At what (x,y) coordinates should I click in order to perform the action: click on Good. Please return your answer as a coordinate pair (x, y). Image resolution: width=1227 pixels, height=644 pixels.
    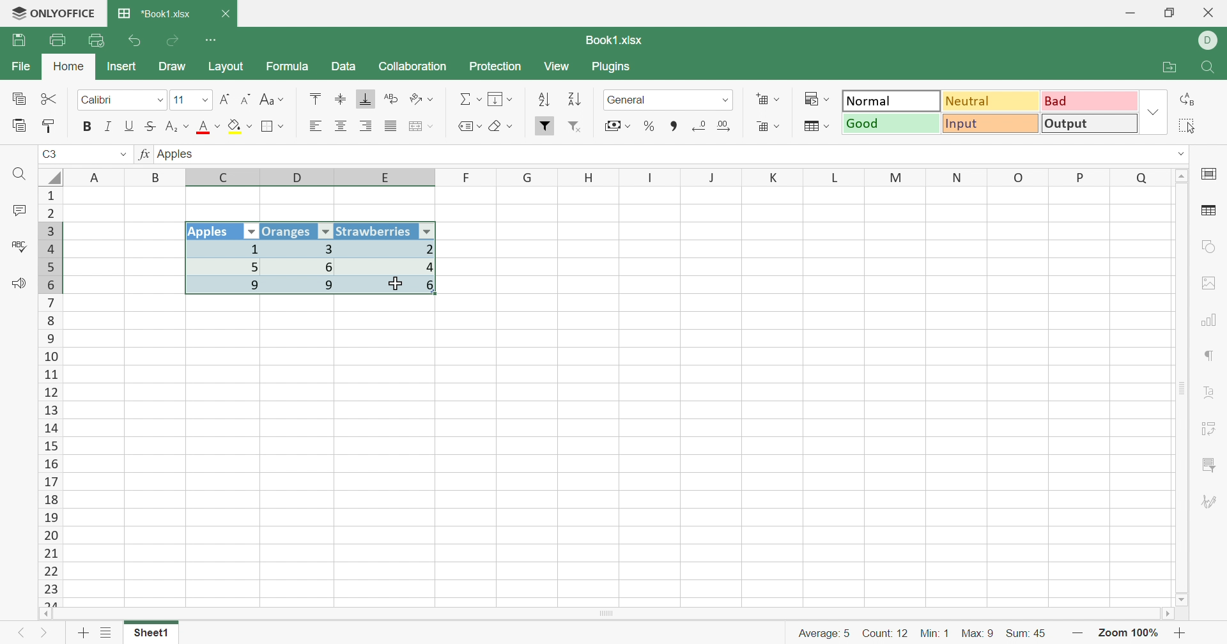
    Looking at the image, I should click on (892, 124).